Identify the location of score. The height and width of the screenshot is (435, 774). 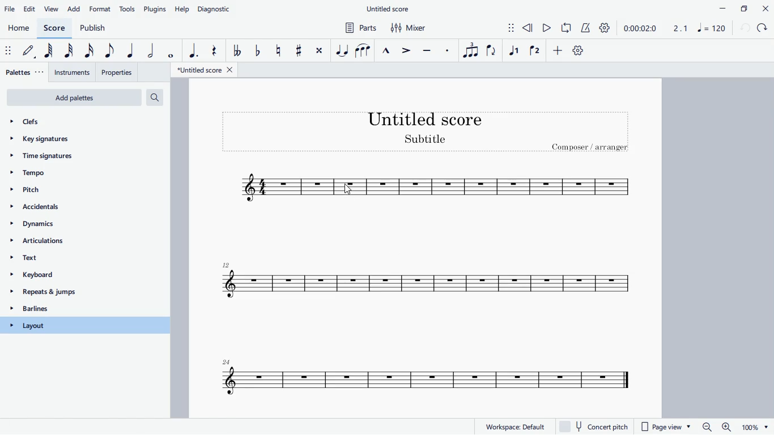
(56, 28).